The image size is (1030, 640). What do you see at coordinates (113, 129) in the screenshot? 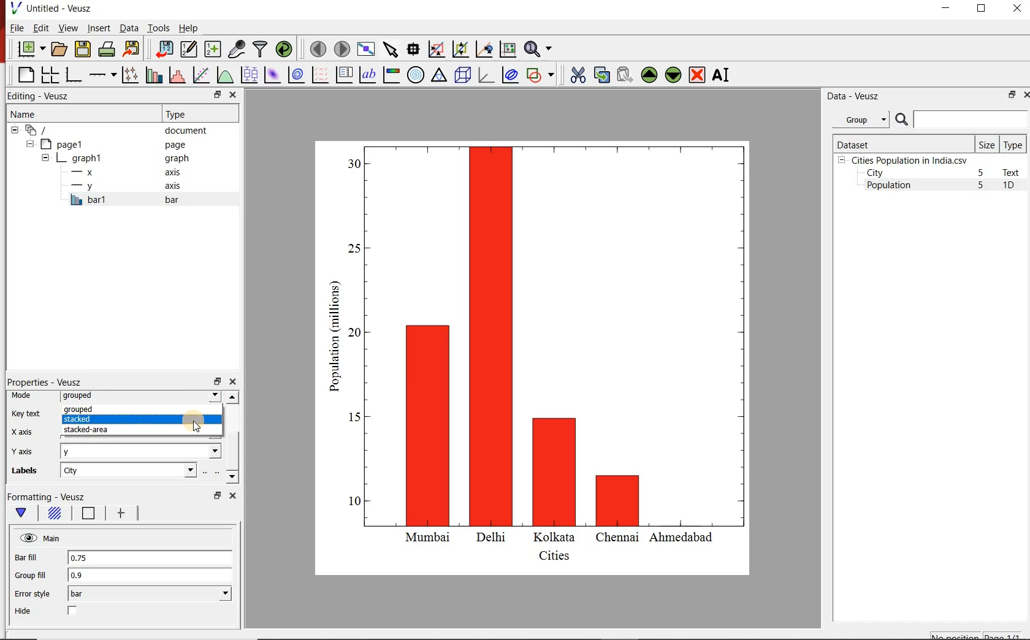
I see `document` at bounding box center [113, 129].